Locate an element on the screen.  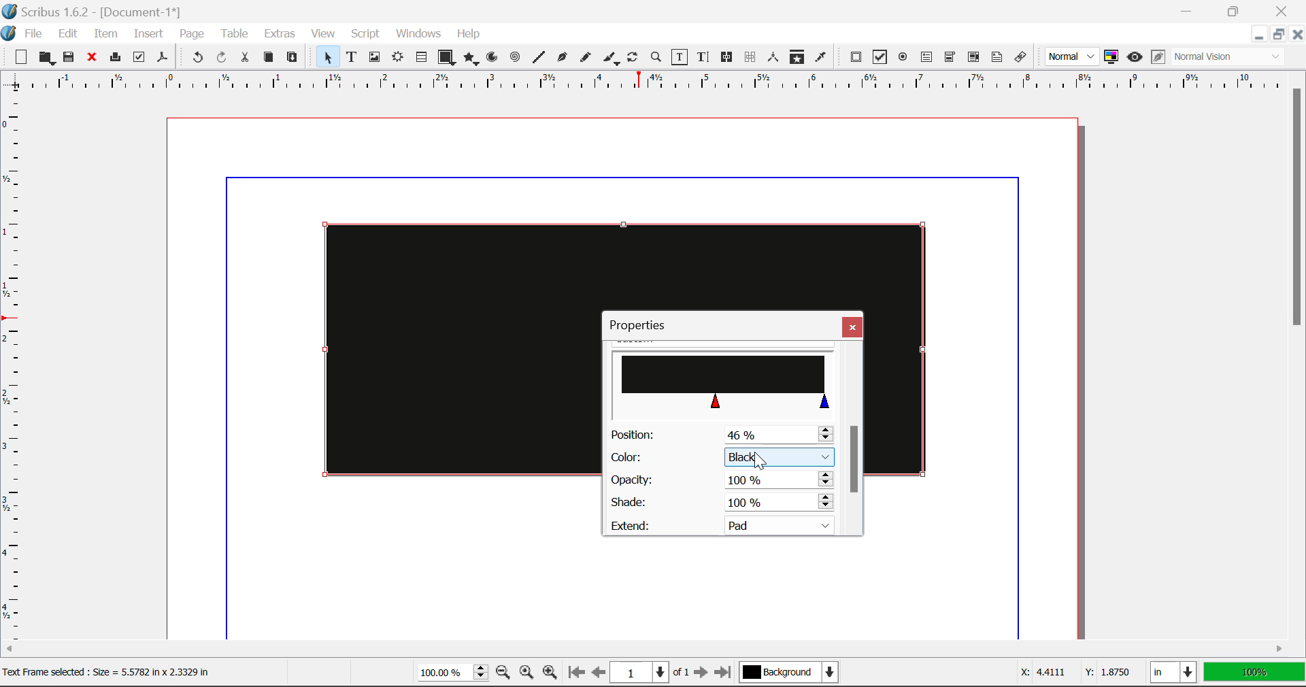
Edit Contents of Frame is located at coordinates (680, 58).